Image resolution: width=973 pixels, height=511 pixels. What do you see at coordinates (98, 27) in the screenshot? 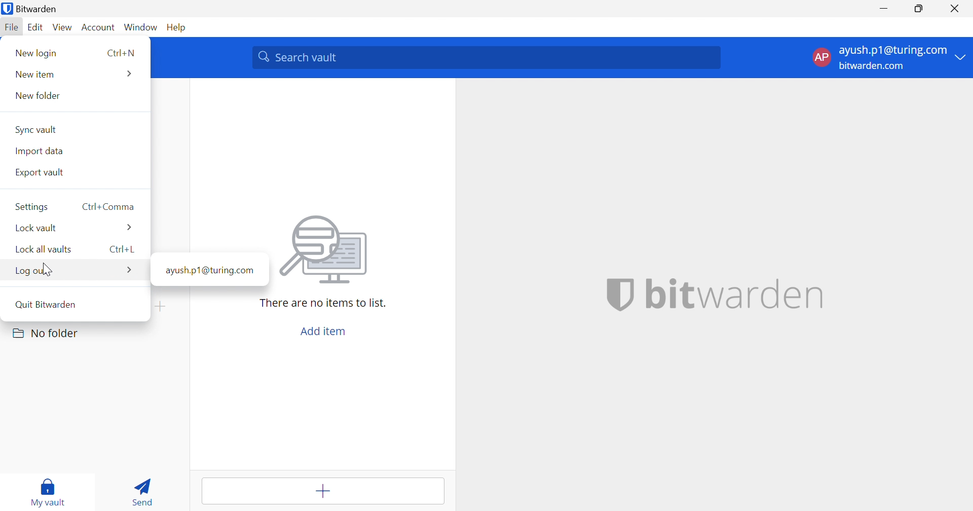
I see `Account` at bounding box center [98, 27].